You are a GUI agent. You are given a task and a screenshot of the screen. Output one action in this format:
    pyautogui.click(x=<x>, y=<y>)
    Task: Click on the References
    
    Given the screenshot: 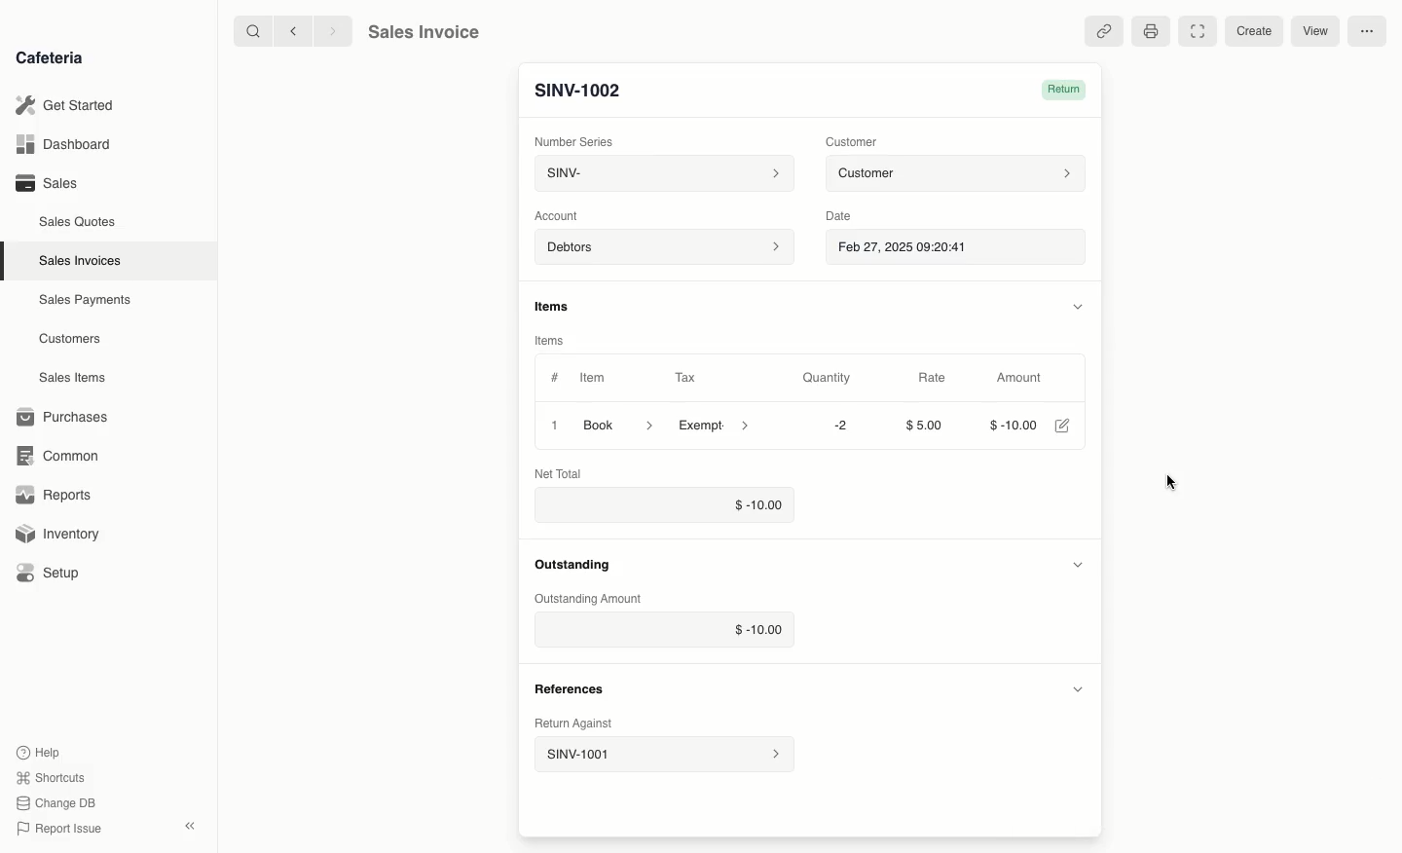 What is the action you would take?
    pyautogui.click(x=568, y=688)
    